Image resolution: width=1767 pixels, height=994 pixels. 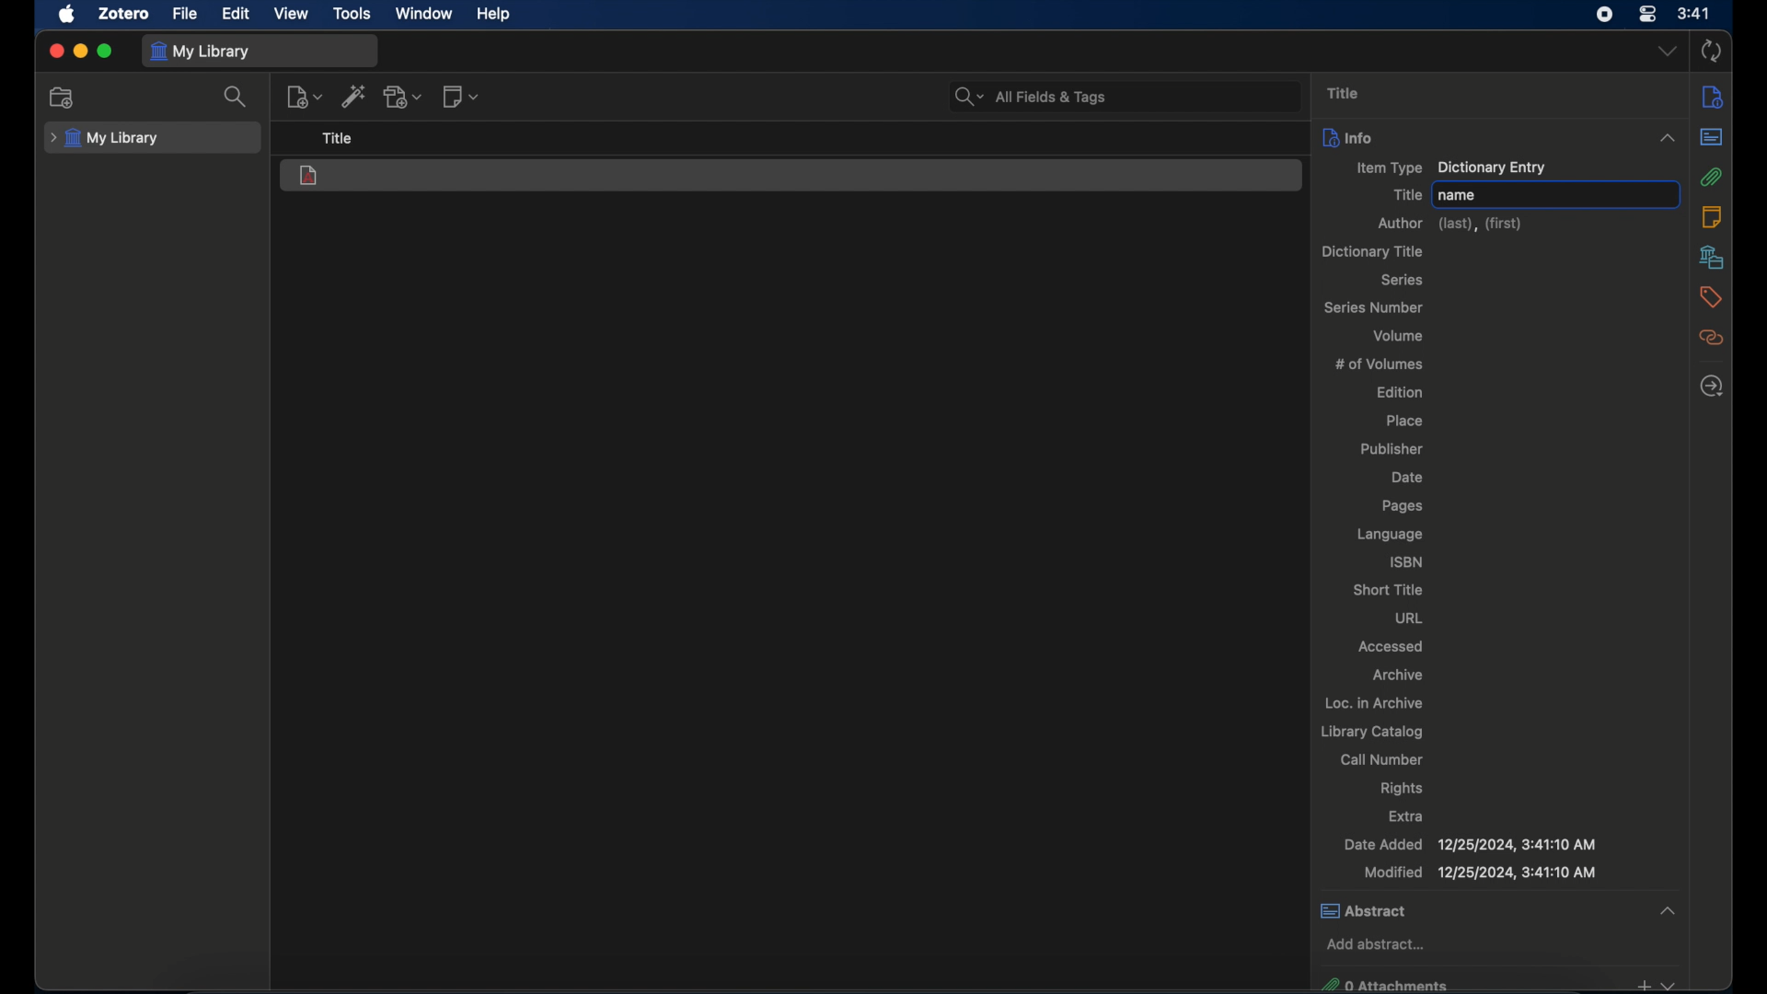 What do you see at coordinates (352, 96) in the screenshot?
I see `add item by identifier` at bounding box center [352, 96].